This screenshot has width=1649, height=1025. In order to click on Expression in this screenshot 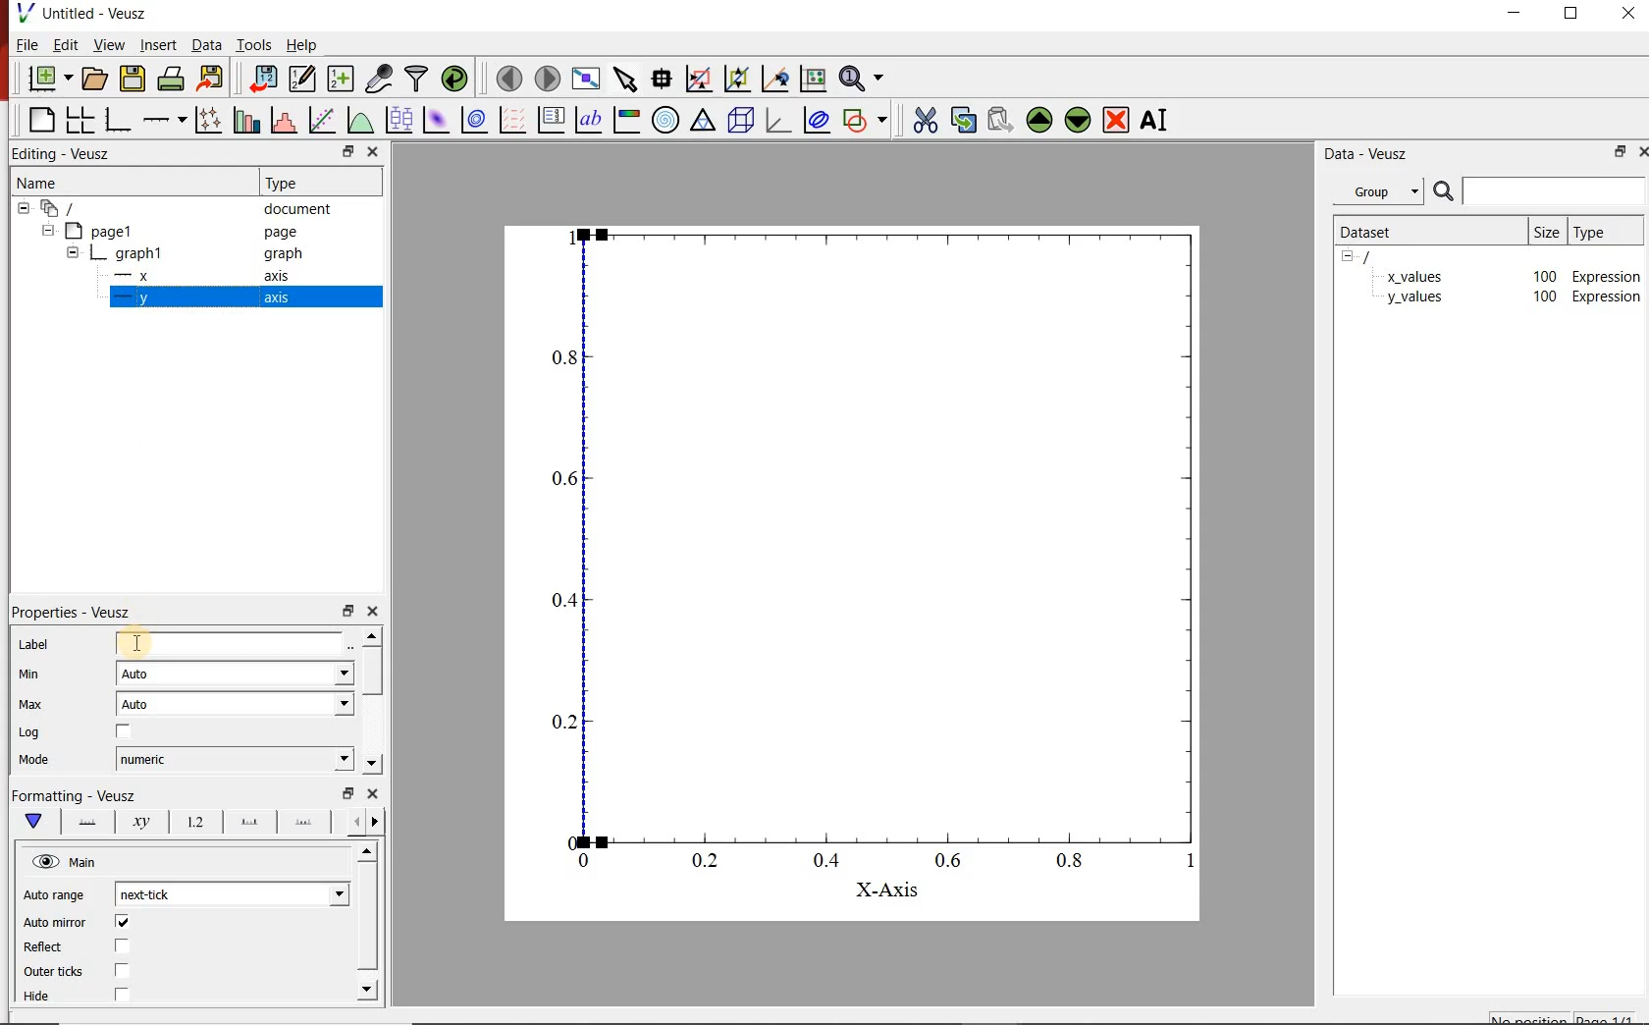, I will do `click(1607, 297)`.